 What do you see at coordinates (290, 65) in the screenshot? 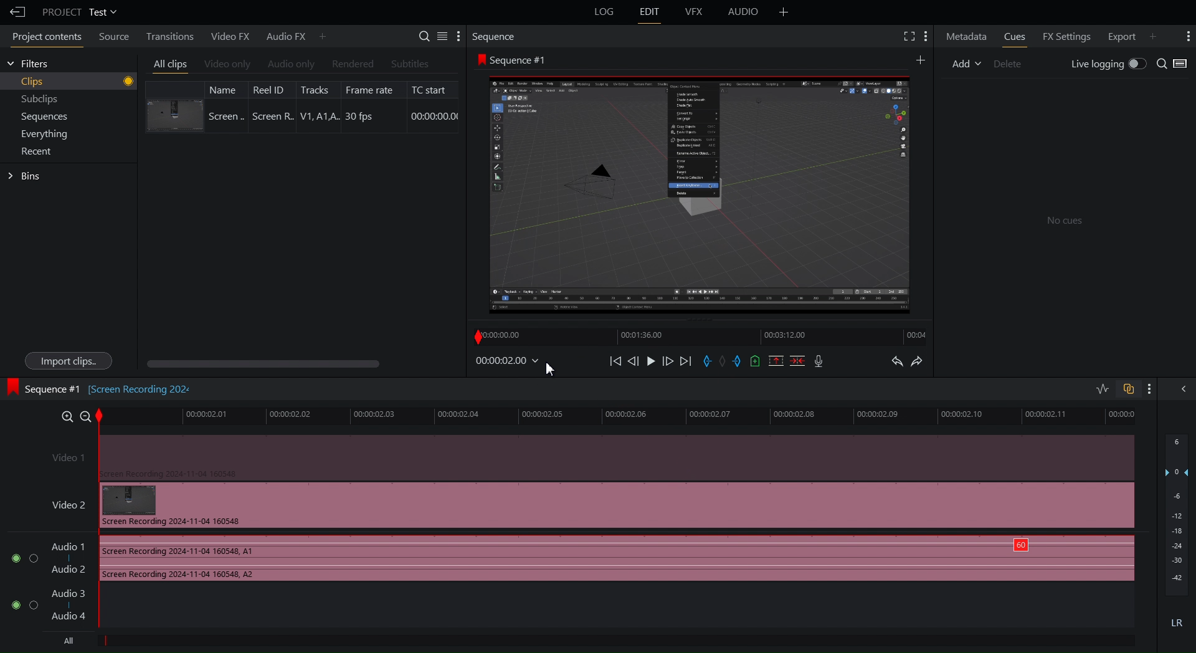
I see `Audio Only` at bounding box center [290, 65].